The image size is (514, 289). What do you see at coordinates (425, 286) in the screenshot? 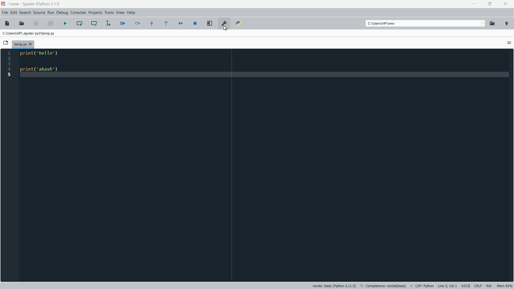
I see `LSP:Python` at bounding box center [425, 286].